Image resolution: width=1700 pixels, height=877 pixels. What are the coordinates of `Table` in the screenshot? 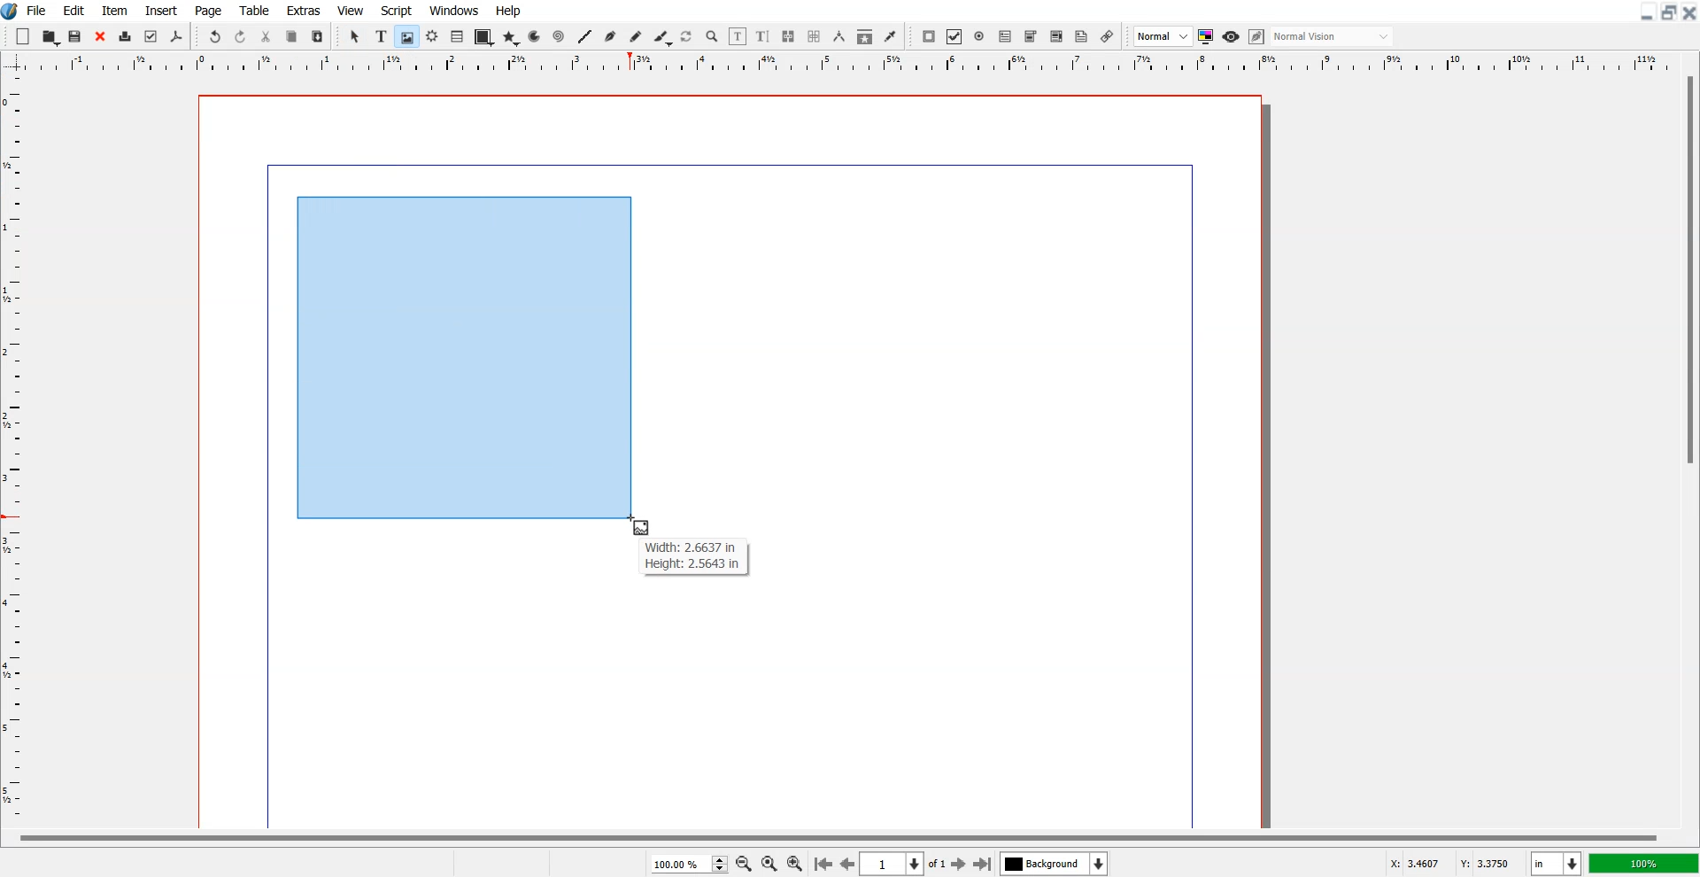 It's located at (254, 10).